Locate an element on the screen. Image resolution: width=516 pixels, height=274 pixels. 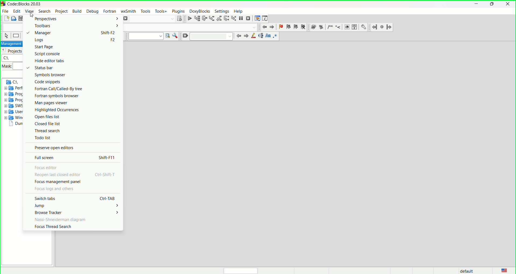
toggle bookmark is located at coordinates (280, 26).